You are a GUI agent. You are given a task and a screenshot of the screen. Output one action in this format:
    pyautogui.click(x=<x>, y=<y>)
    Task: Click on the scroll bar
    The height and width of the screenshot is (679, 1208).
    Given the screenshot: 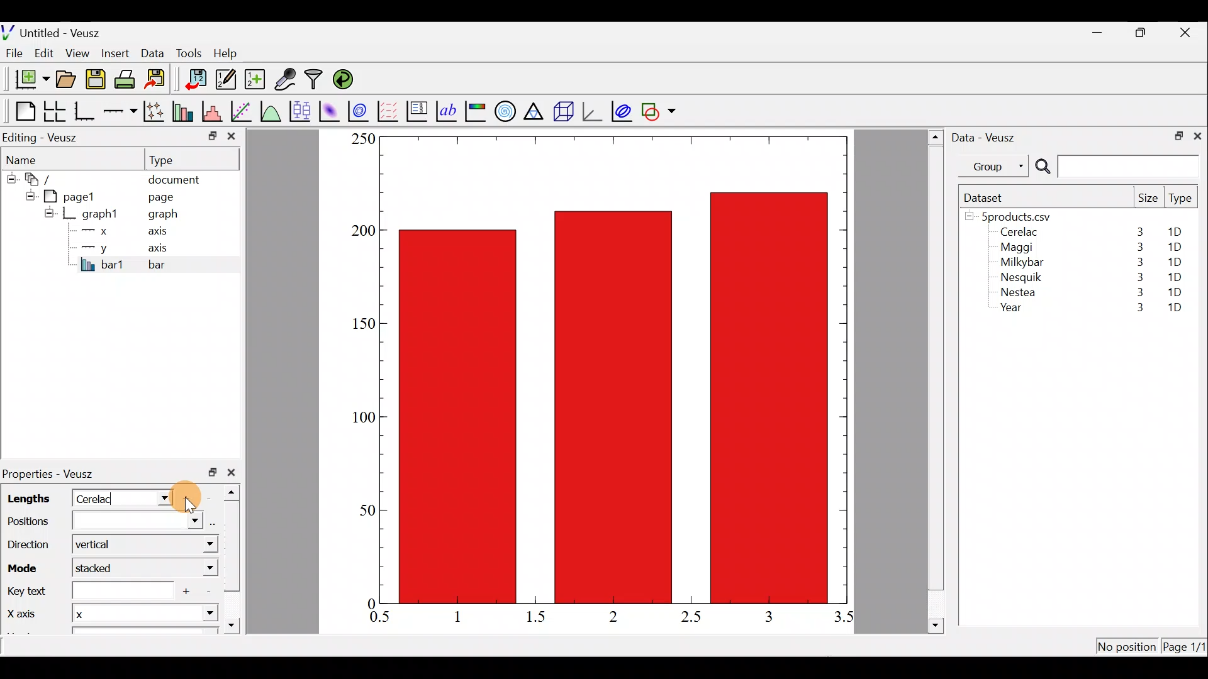 What is the action you would take?
    pyautogui.click(x=936, y=379)
    